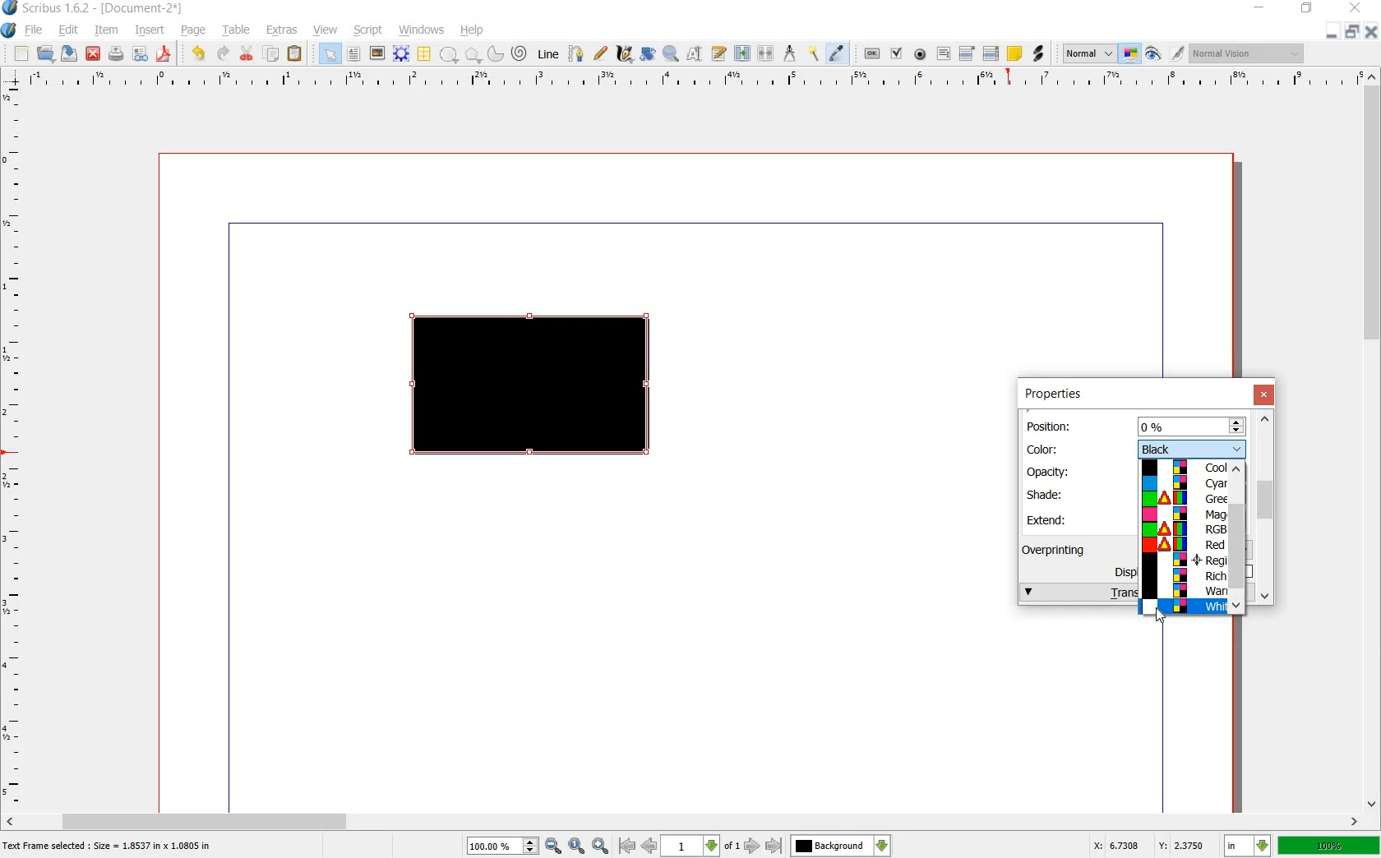 This screenshot has width=1381, height=858. What do you see at coordinates (494, 53) in the screenshot?
I see `arc` at bounding box center [494, 53].